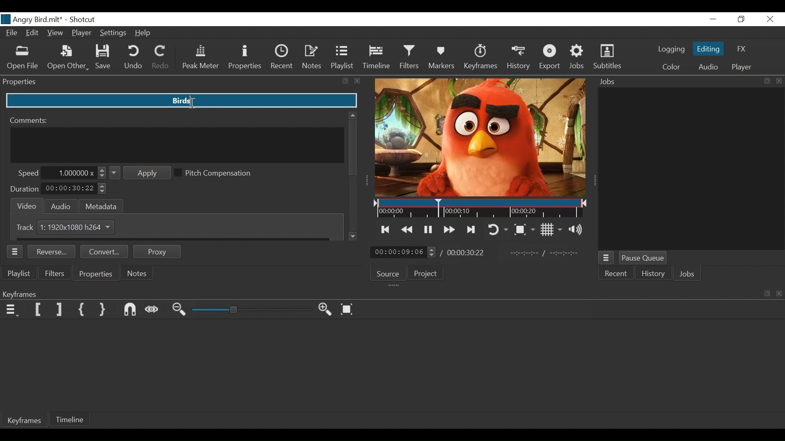 The height and width of the screenshot is (441, 785). I want to click on Adjust Speed, so click(77, 173).